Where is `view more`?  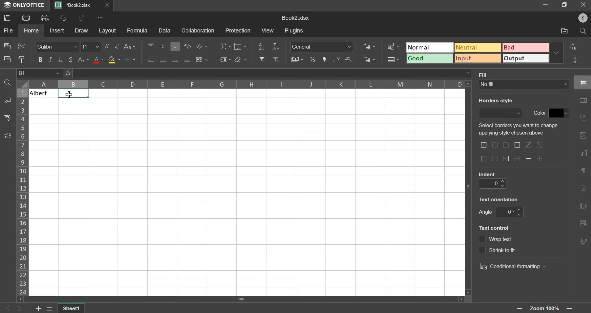
view more is located at coordinates (101, 18).